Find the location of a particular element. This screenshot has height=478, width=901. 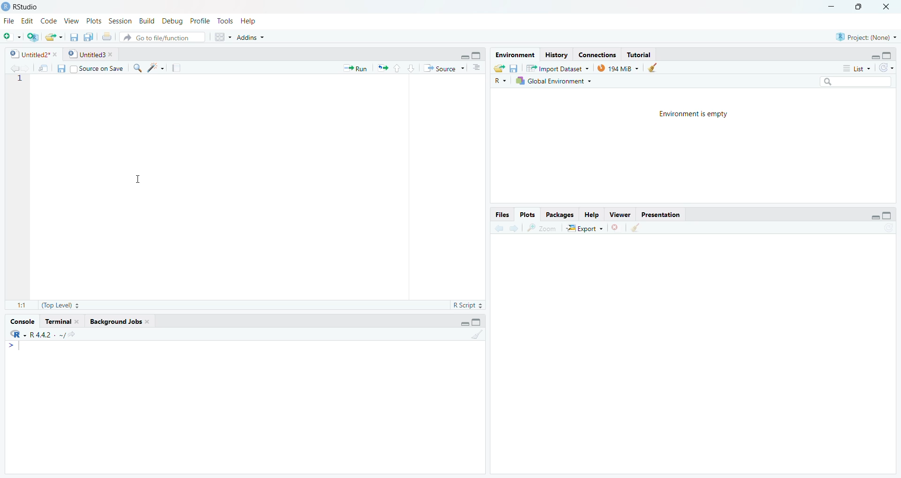

Terminal is located at coordinates (63, 322).